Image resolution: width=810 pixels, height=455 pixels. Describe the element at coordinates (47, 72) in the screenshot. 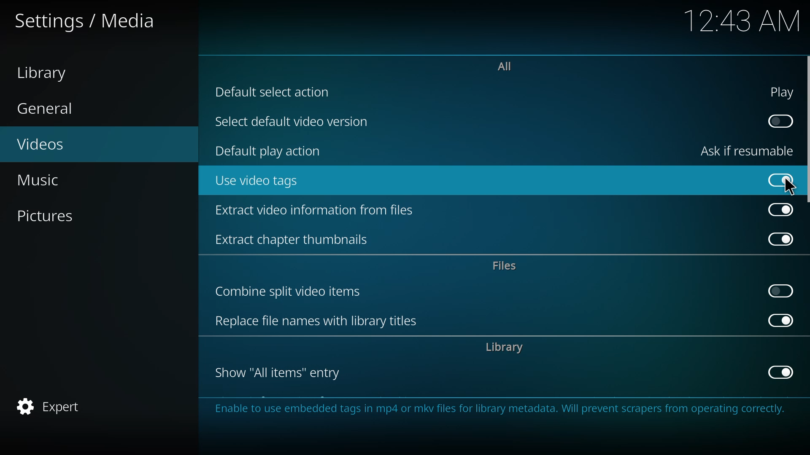

I see `library` at that location.